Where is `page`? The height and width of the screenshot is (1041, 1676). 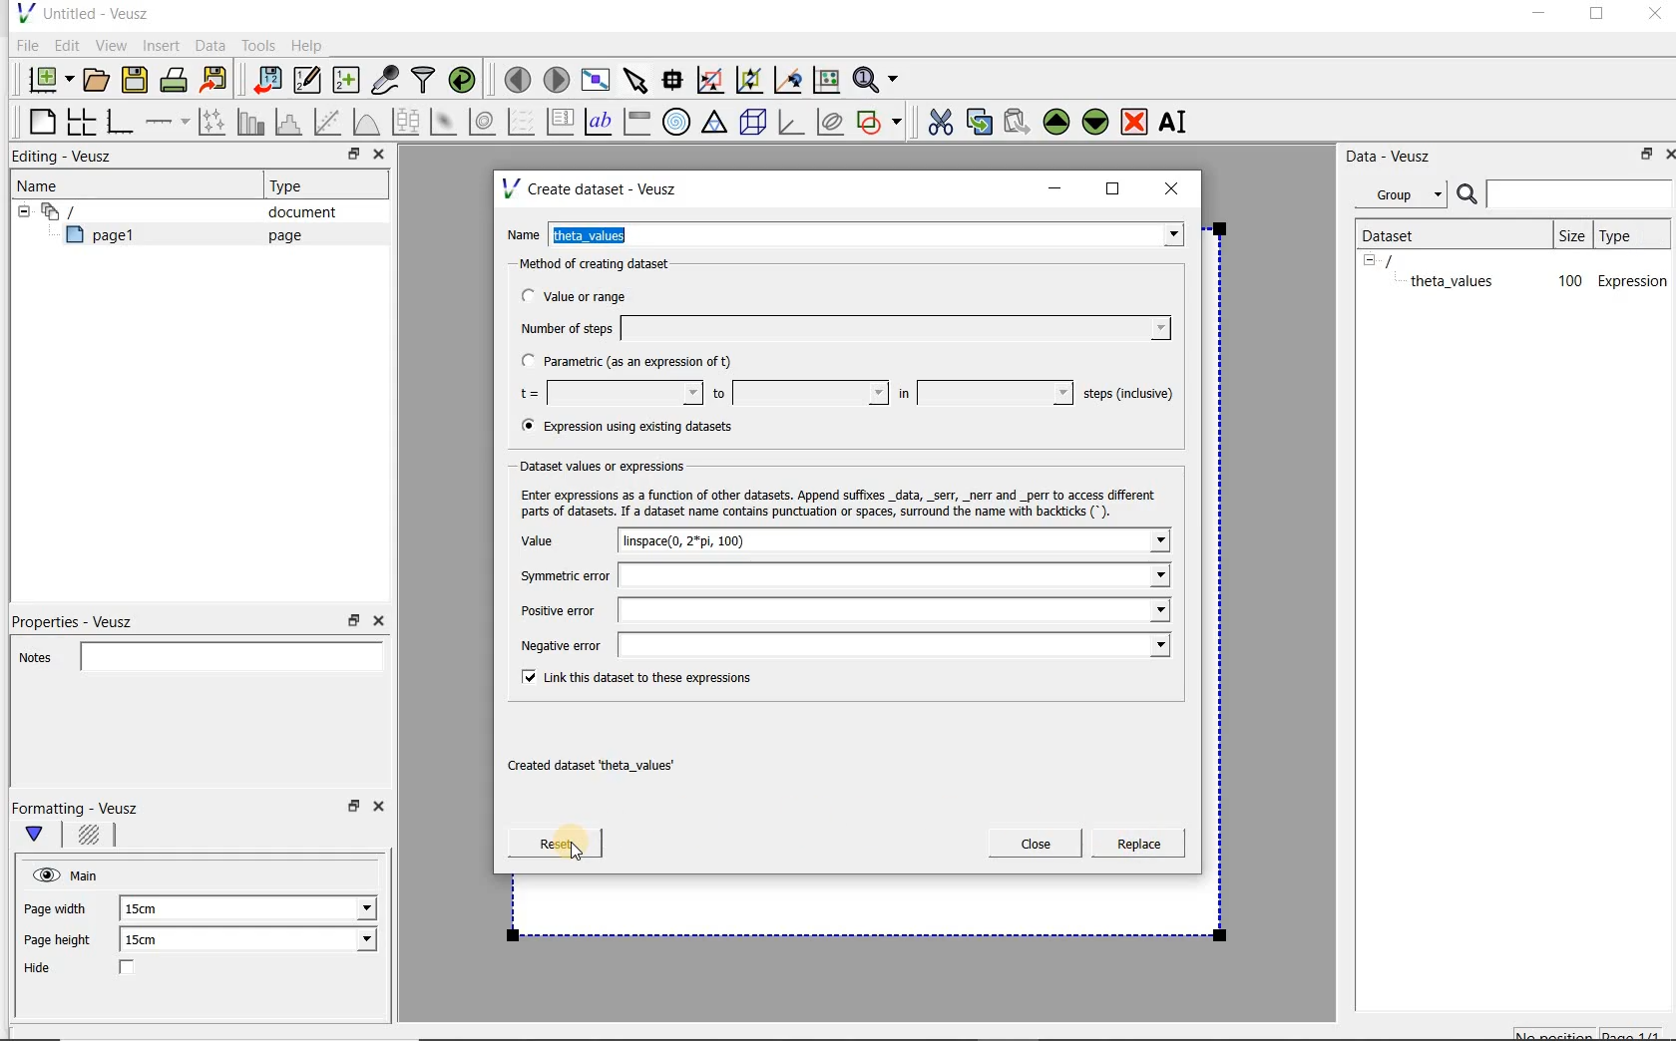
page is located at coordinates (280, 235).